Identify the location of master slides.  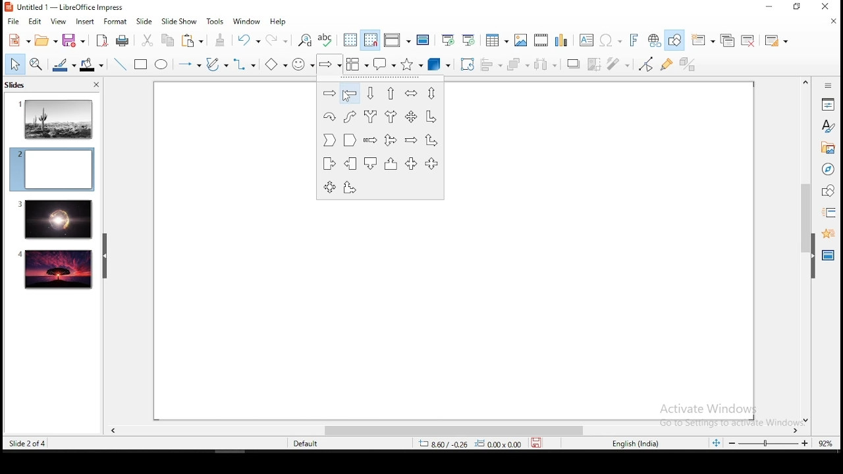
(829, 254).